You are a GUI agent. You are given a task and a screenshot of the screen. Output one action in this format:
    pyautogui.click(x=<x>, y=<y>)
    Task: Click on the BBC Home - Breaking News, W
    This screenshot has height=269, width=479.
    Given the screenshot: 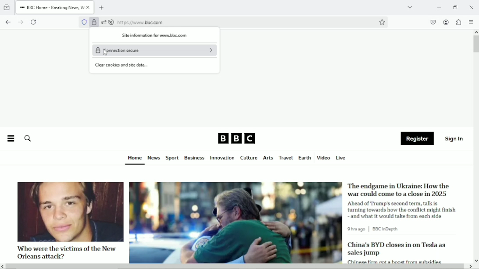 What is the action you would take?
    pyautogui.click(x=51, y=7)
    